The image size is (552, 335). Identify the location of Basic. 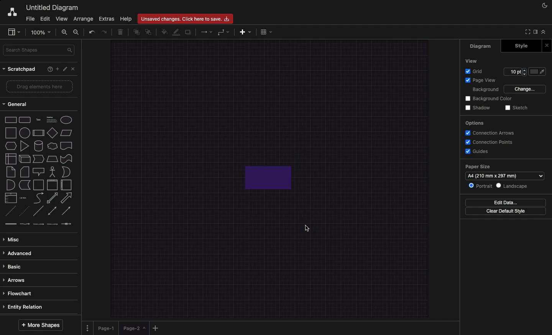
(14, 265).